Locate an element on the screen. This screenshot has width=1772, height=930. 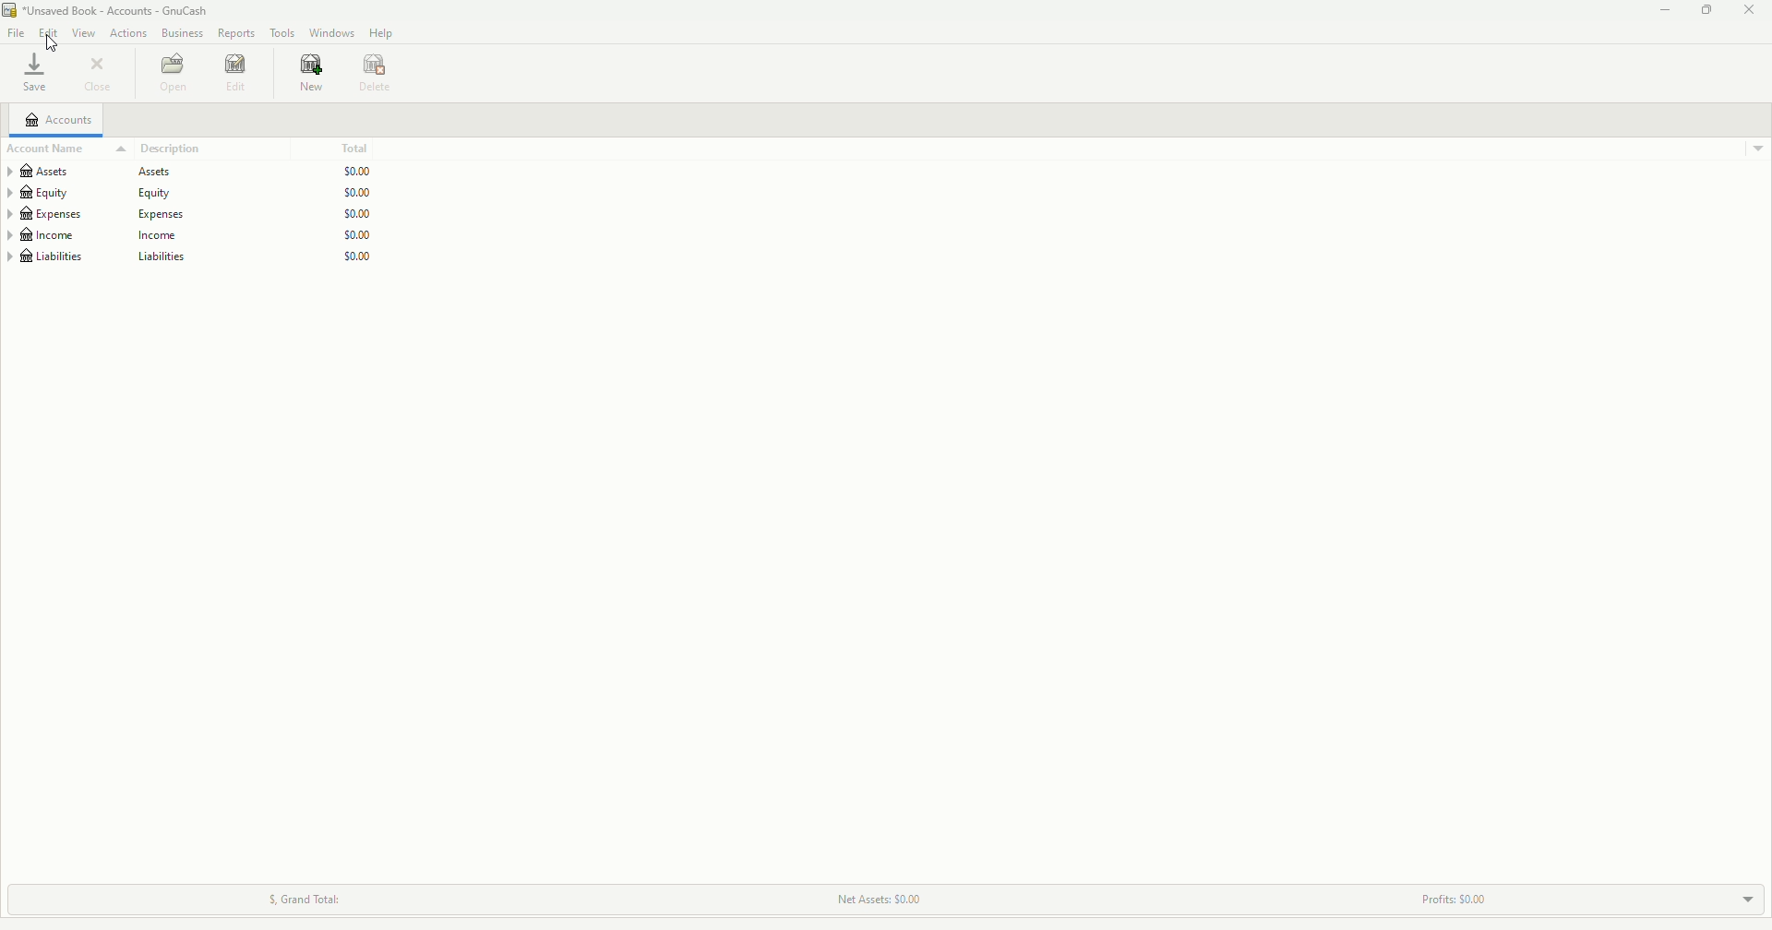
Edit is located at coordinates (237, 74).